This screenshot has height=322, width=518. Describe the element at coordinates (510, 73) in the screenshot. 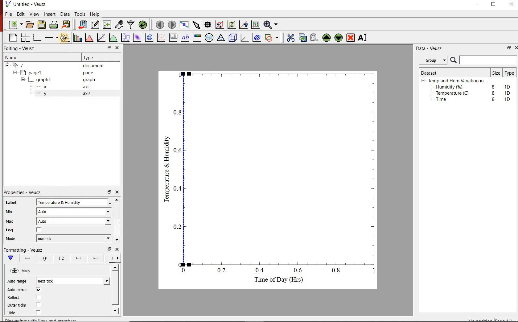

I see `Type` at that location.